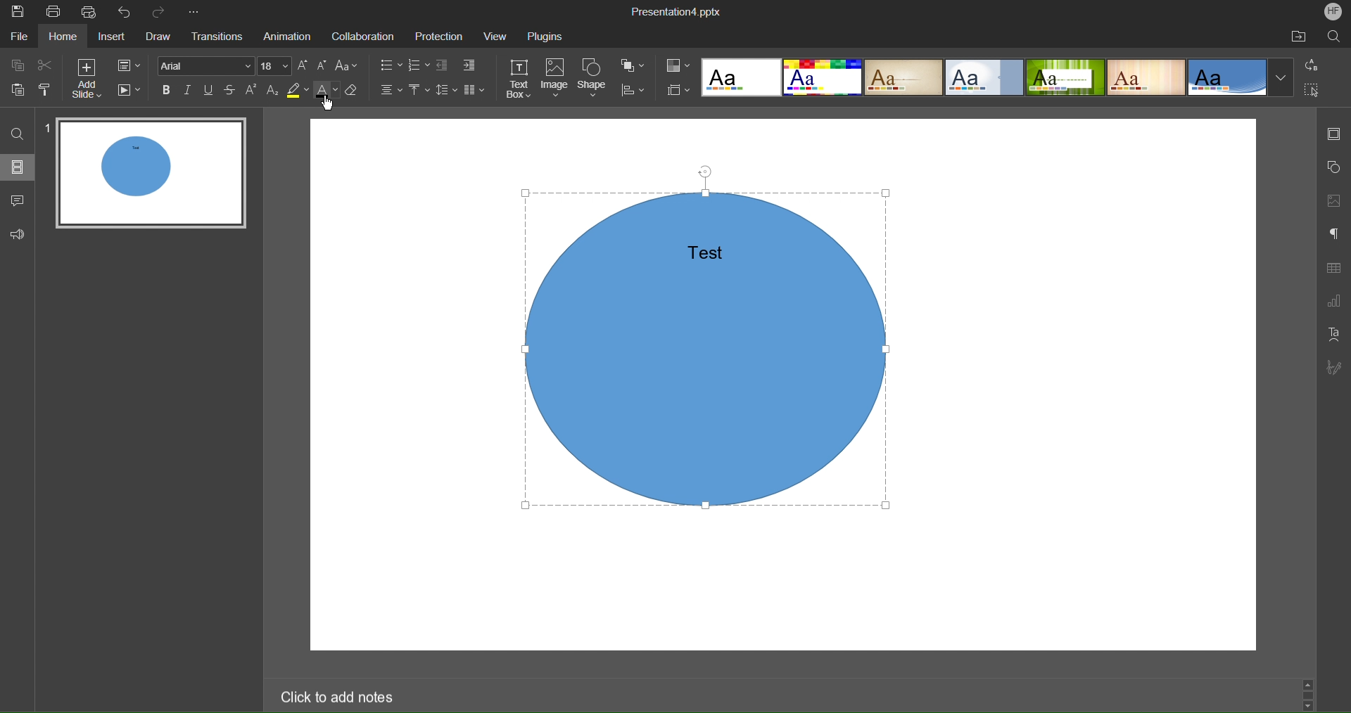 The height and width of the screenshot is (713, 1351). What do you see at coordinates (632, 65) in the screenshot?
I see `Arrange` at bounding box center [632, 65].